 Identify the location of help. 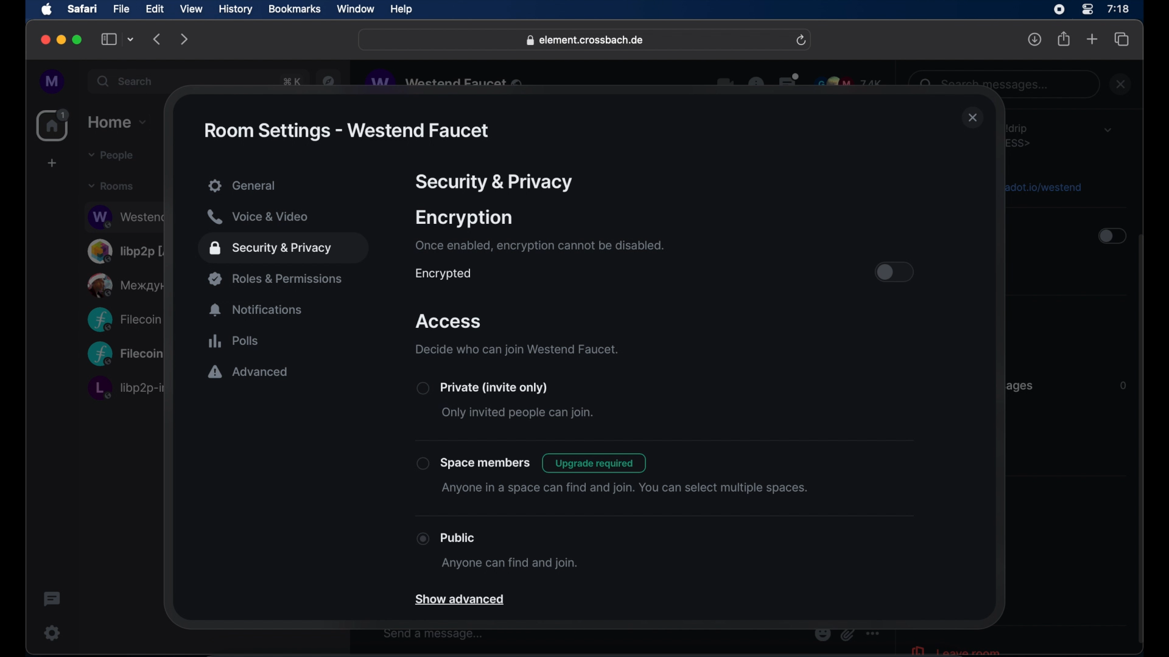
(401, 10).